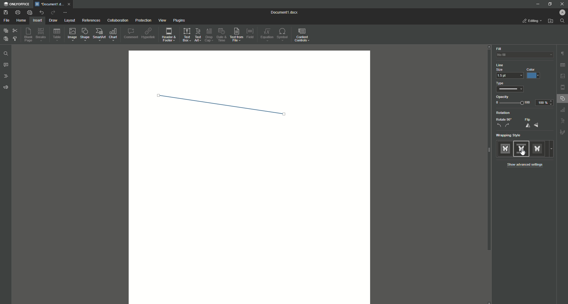 The image size is (568, 304). I want to click on tab 1, so click(54, 4).